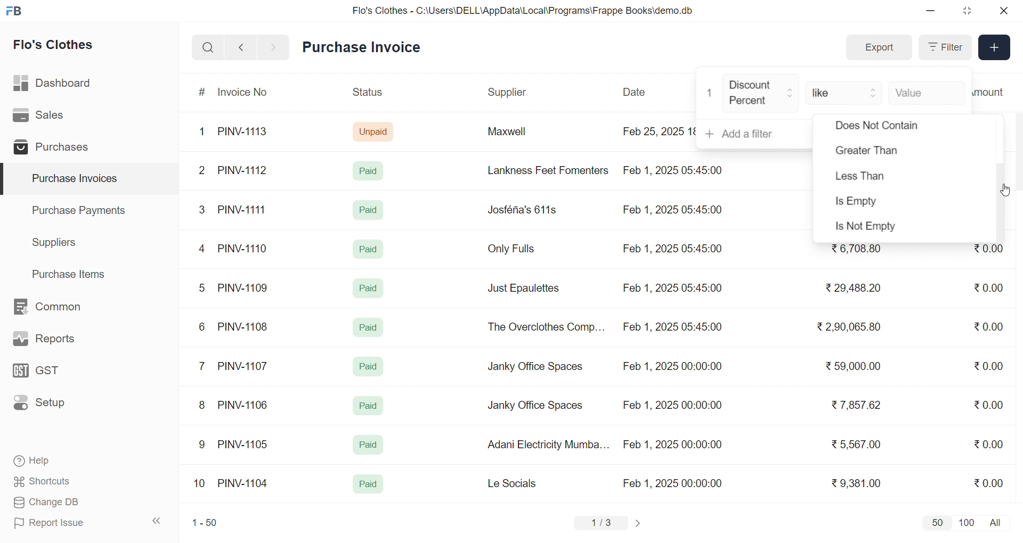 Image resolution: width=1023 pixels, height=543 pixels. Describe the element at coordinates (247, 405) in the screenshot. I see `PINV-1106` at that location.